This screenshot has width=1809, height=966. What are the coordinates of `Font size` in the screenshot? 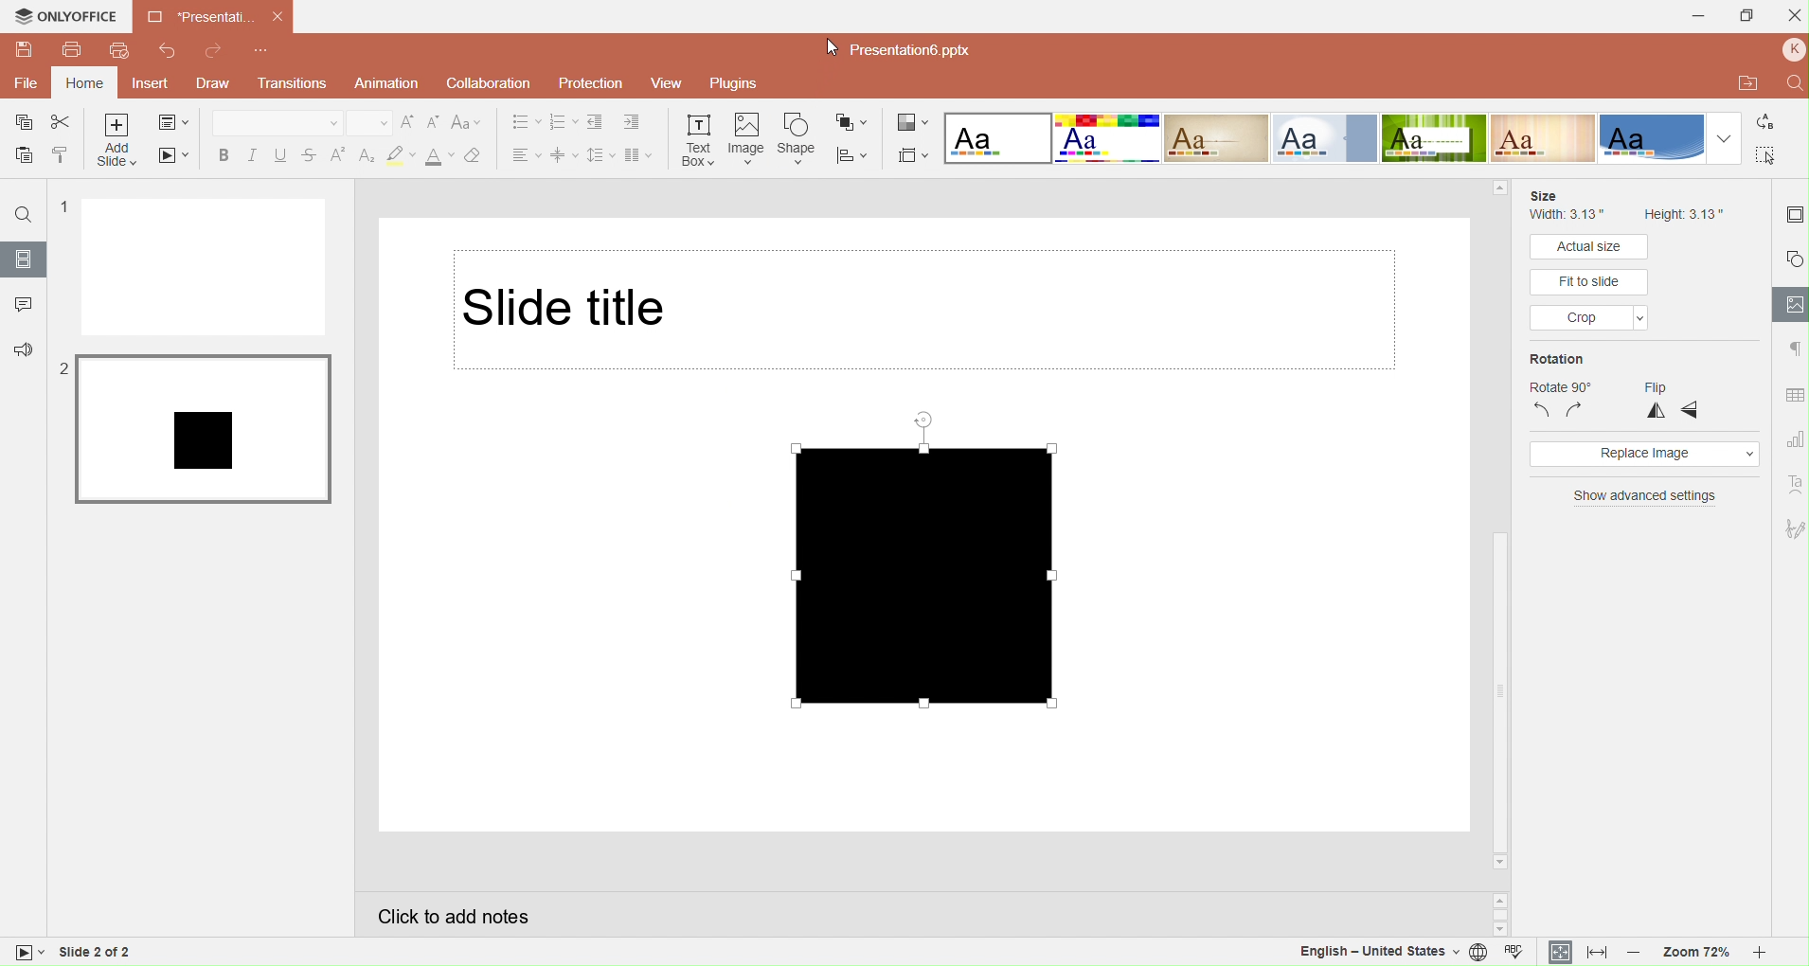 It's located at (369, 122).